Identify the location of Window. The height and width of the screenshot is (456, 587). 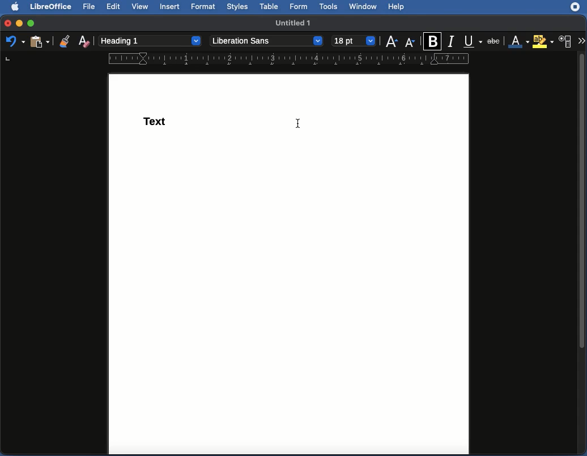
(362, 7).